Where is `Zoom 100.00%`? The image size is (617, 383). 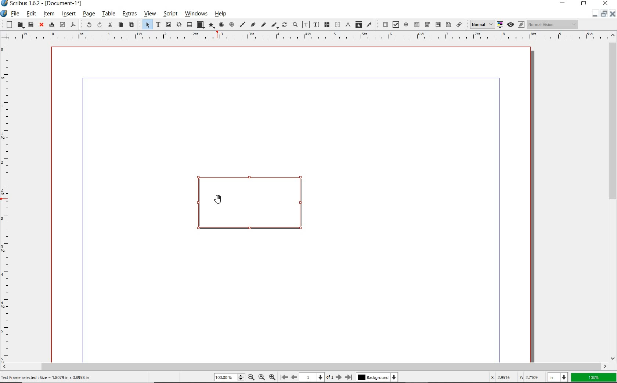
Zoom 100.00% is located at coordinates (230, 377).